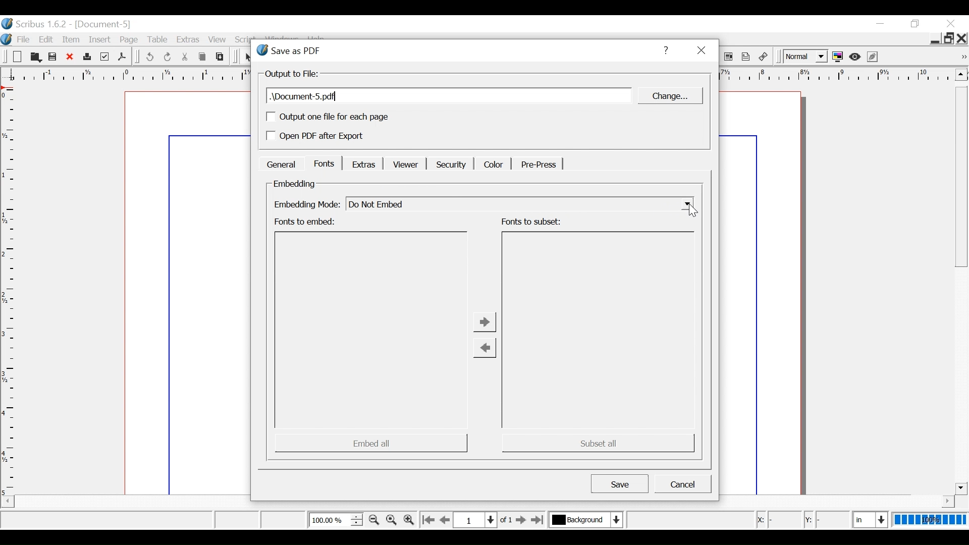  Describe the element at coordinates (159, 40) in the screenshot. I see `Table` at that location.